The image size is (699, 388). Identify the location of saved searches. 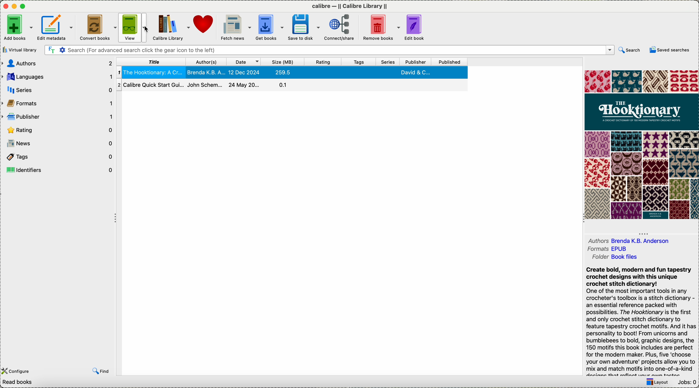
(669, 50).